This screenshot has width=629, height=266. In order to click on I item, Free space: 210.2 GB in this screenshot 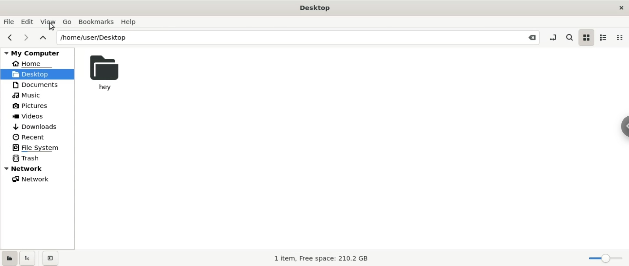, I will do `click(321, 259)`.